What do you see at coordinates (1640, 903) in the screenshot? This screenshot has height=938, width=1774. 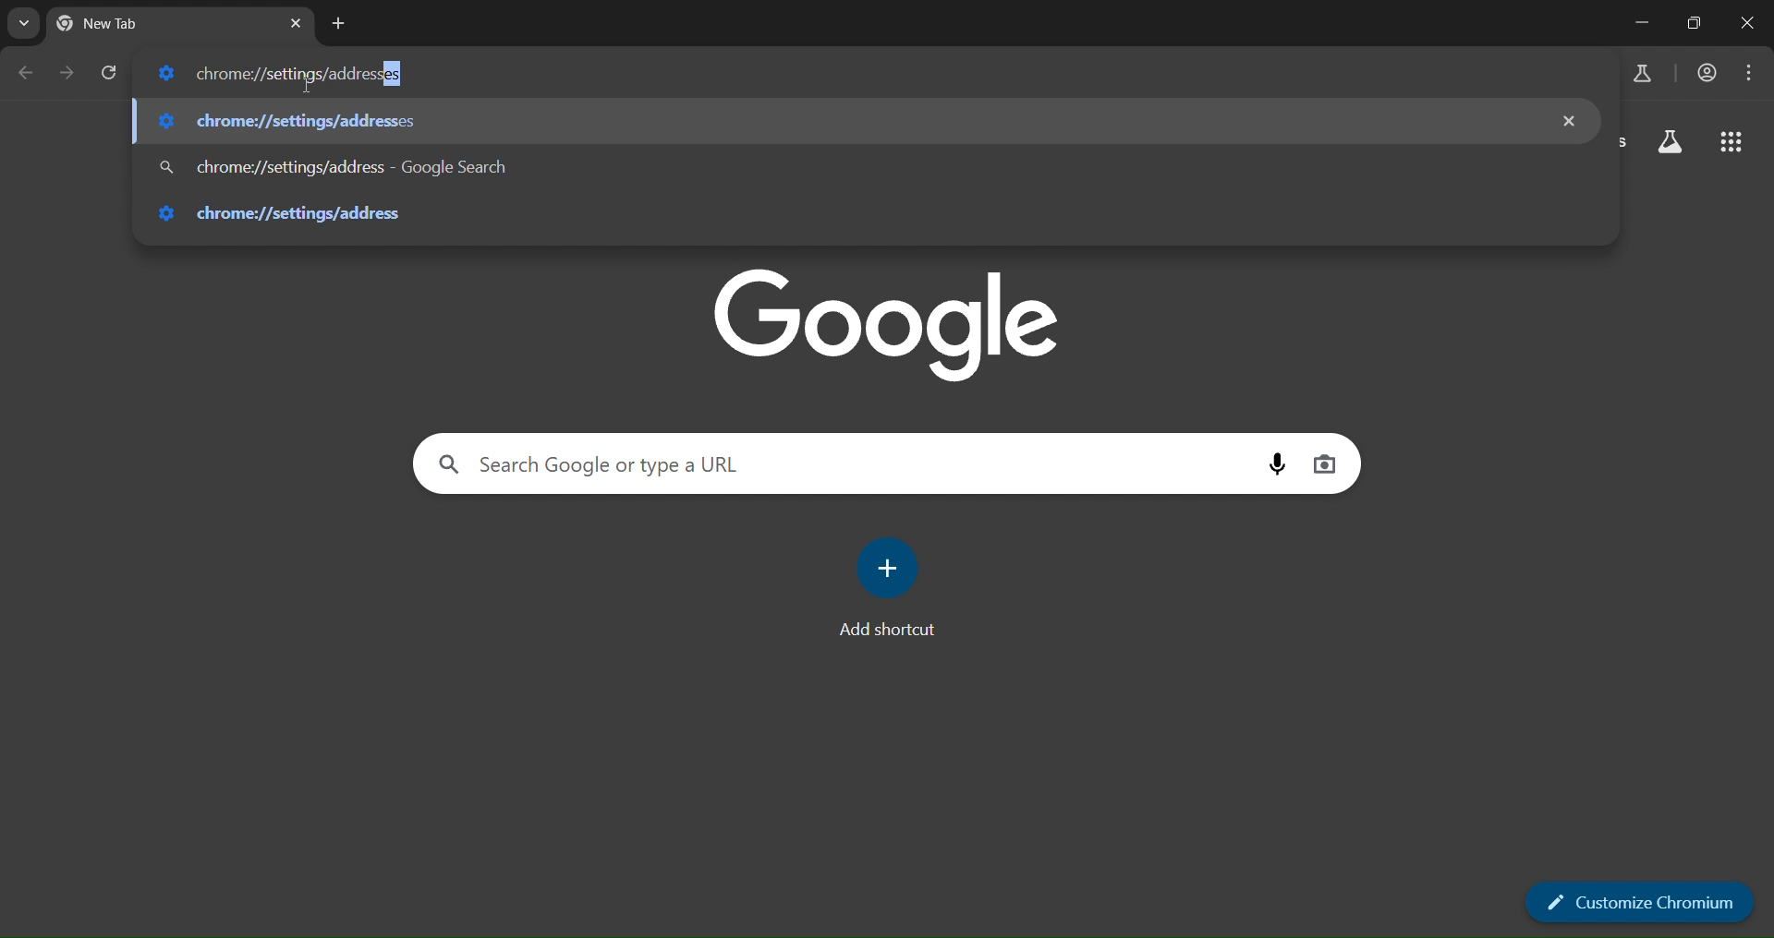 I see `customize chromium` at bounding box center [1640, 903].